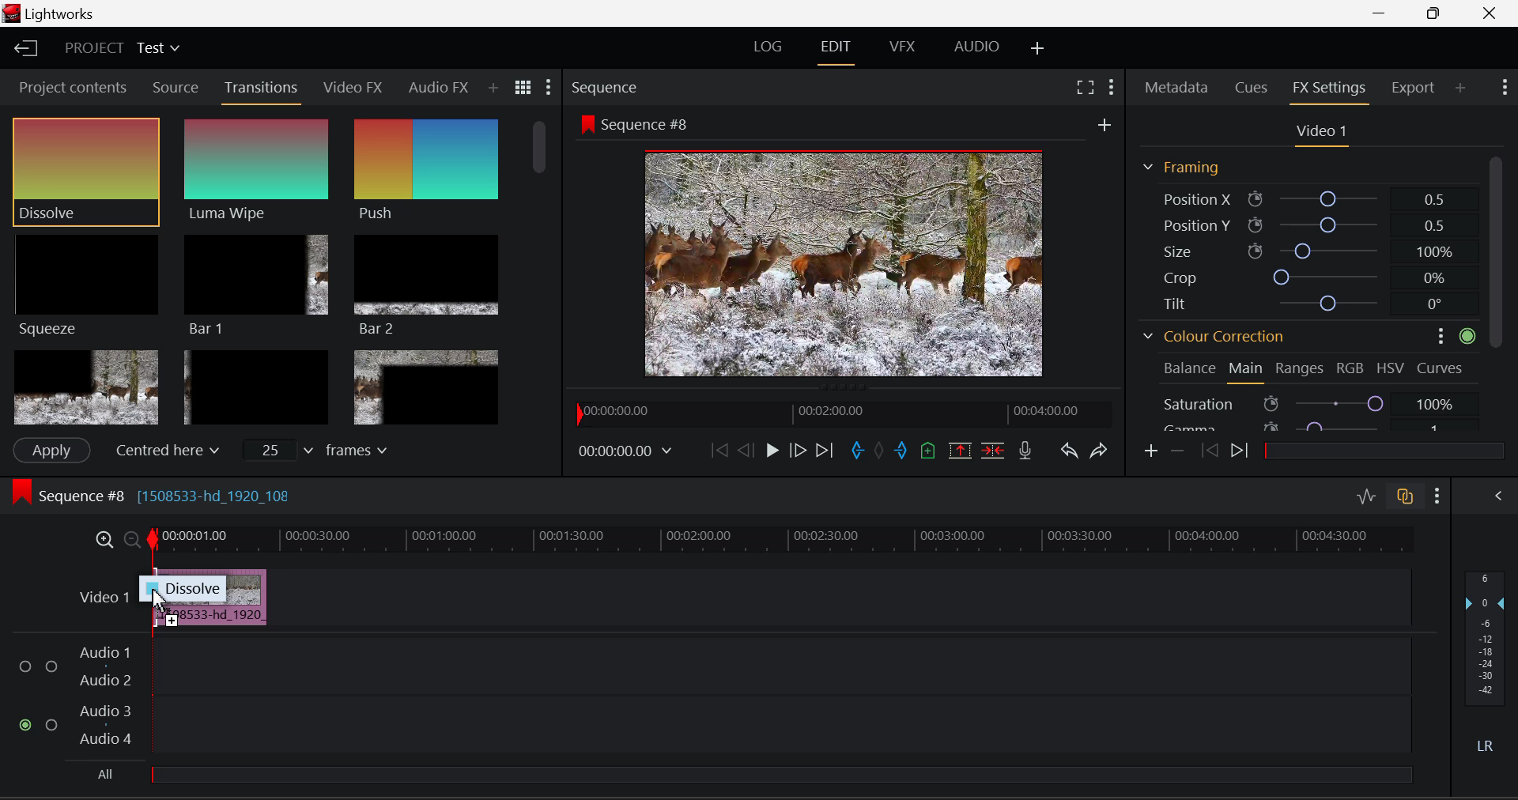 The image size is (1518, 800). What do you see at coordinates (354, 91) in the screenshot?
I see `Video FX Open` at bounding box center [354, 91].